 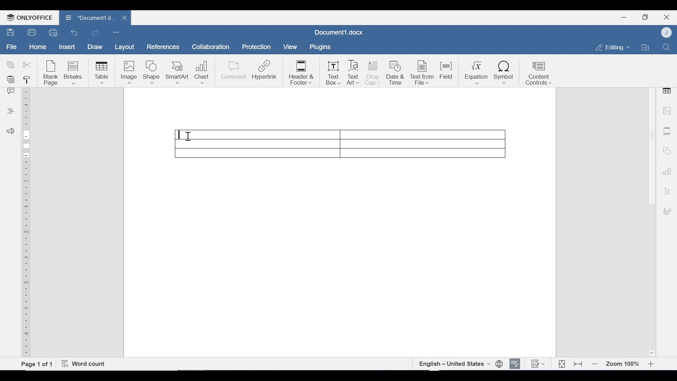 I want to click on Text Box, so click(x=333, y=73).